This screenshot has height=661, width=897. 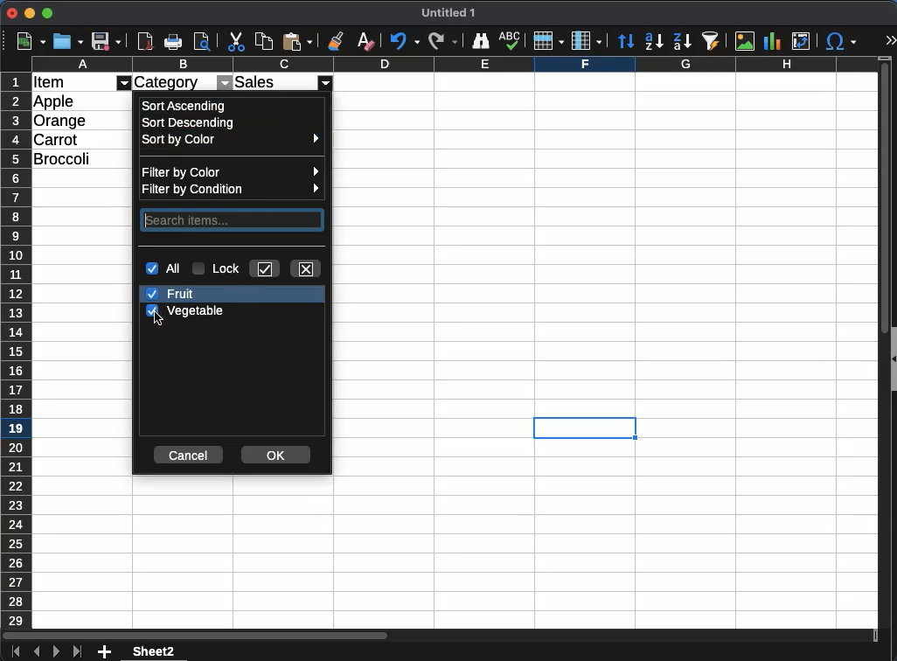 I want to click on last sheet, so click(x=77, y=652).